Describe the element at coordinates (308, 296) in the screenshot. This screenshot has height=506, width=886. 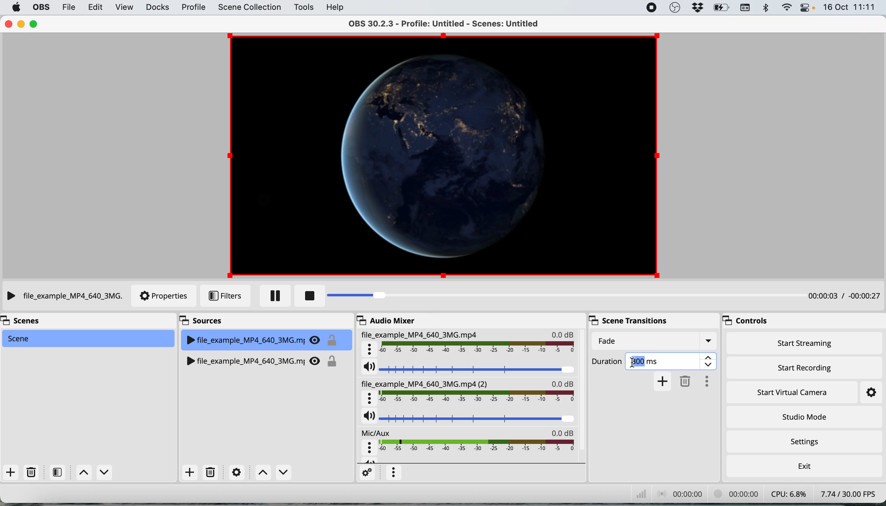
I see `stop` at that location.